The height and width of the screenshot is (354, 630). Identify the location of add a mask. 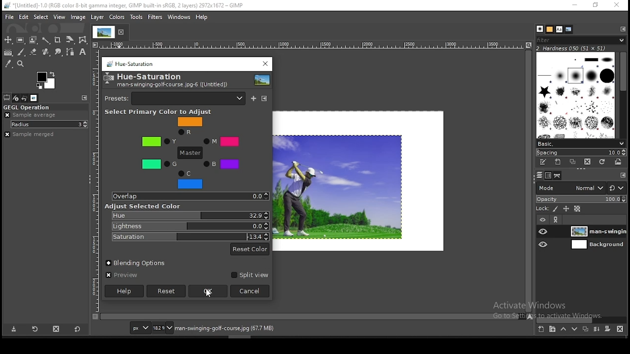
(608, 329).